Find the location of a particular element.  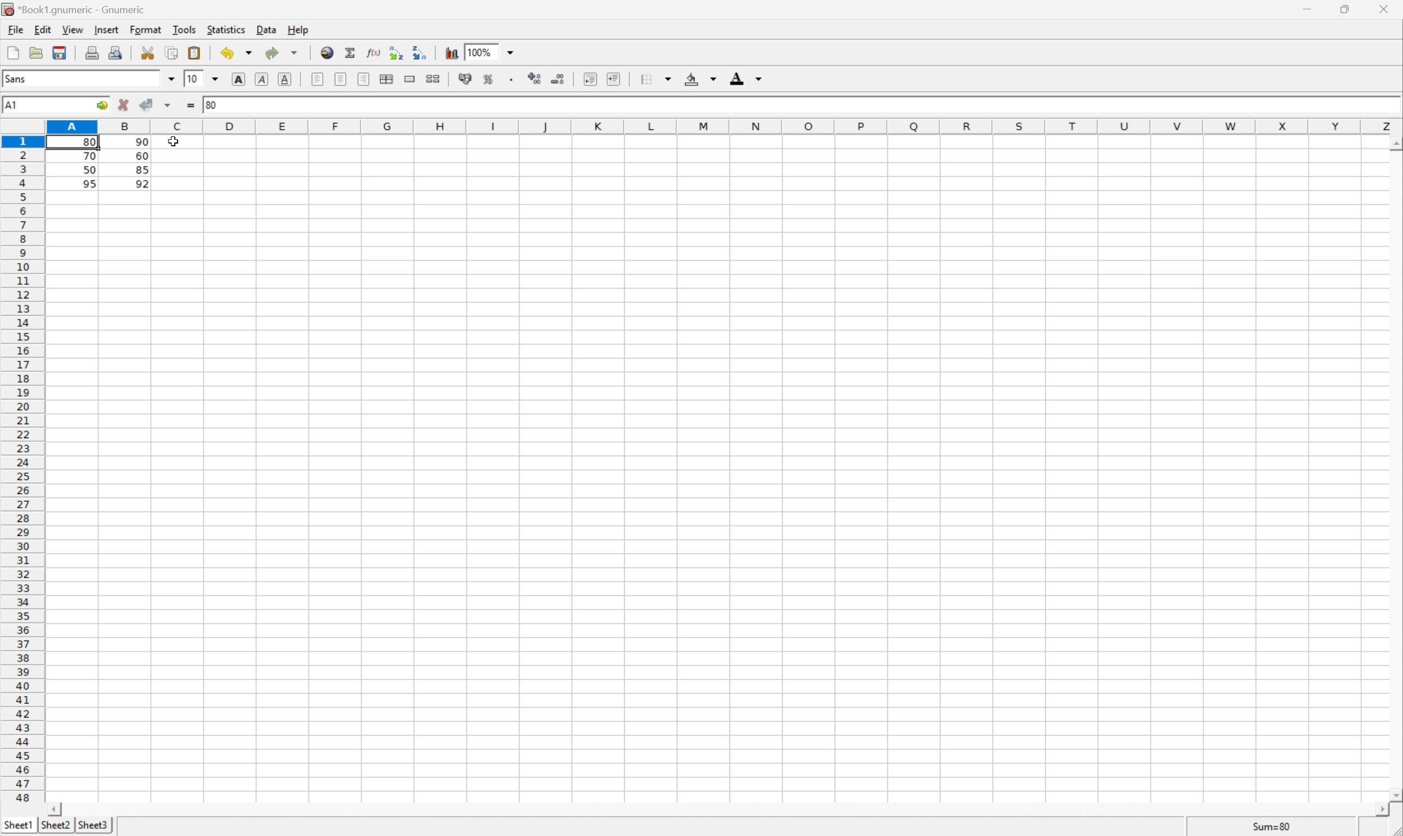

Undo is located at coordinates (227, 54).